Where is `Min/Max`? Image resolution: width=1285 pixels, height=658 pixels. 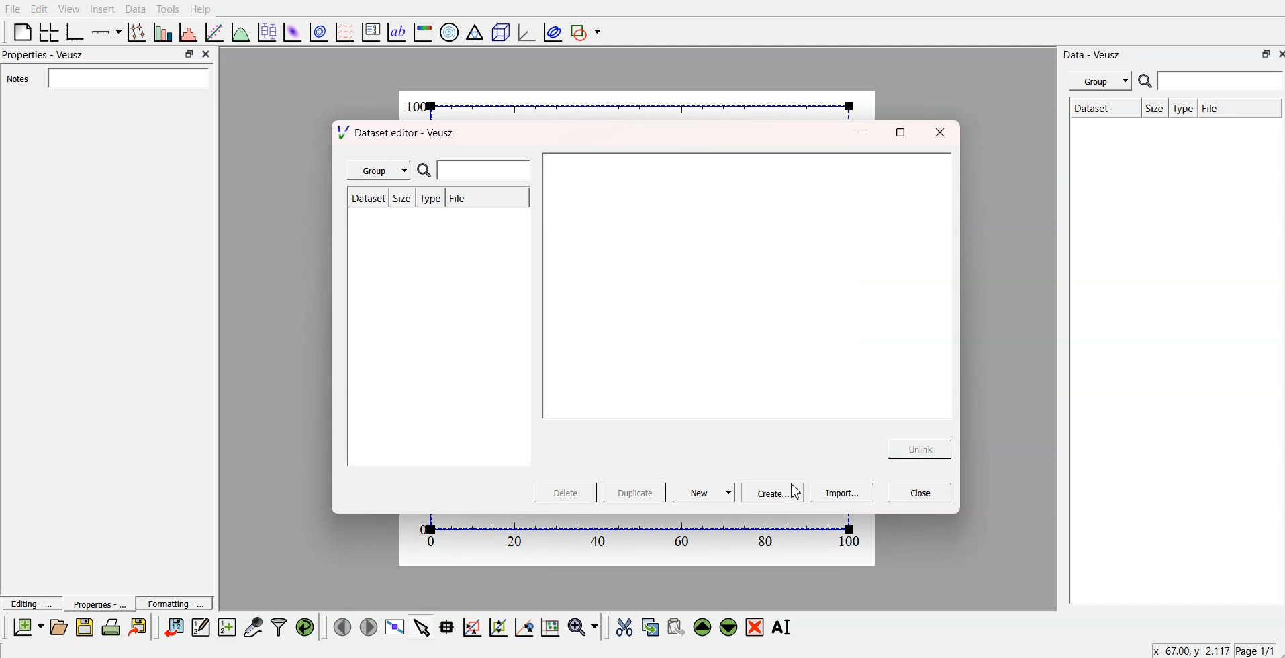 Min/Max is located at coordinates (189, 54).